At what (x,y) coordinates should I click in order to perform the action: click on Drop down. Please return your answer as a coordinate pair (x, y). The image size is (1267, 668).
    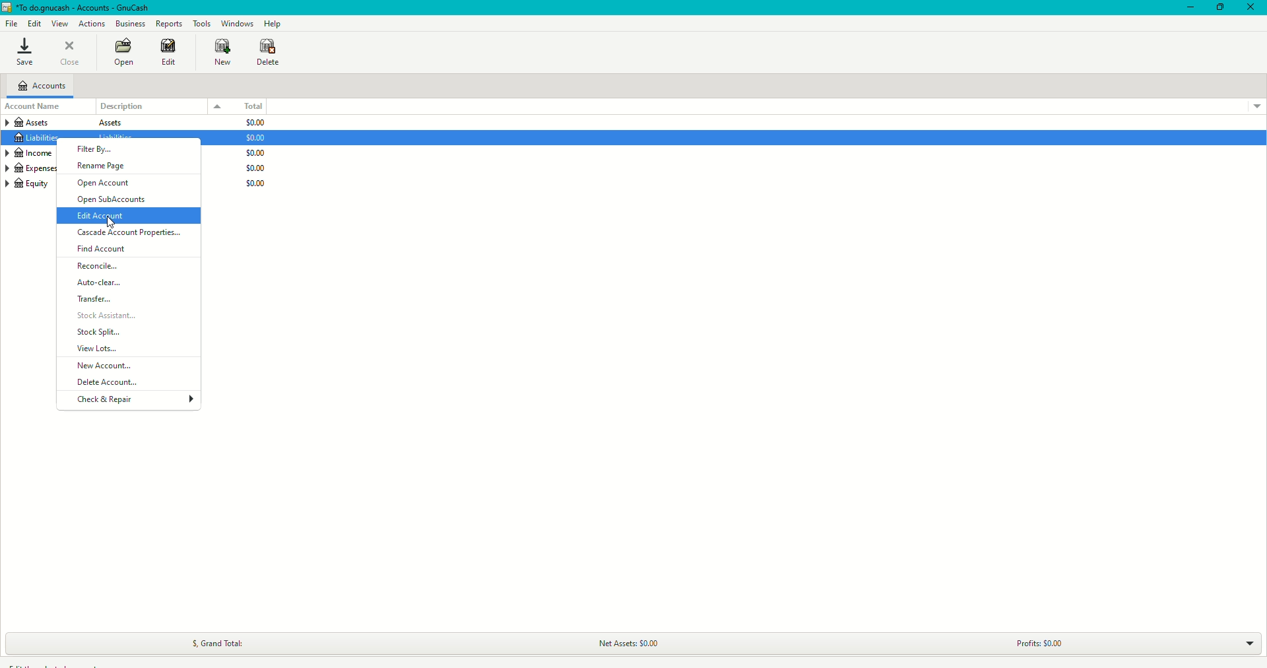
    Looking at the image, I should click on (216, 106).